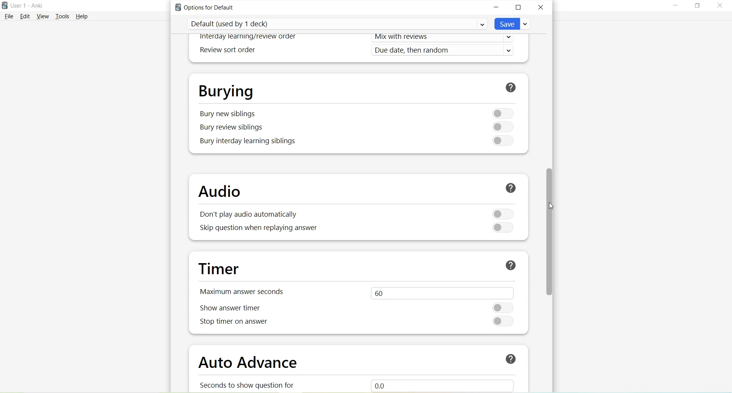 The image size is (732, 393). I want to click on 60, so click(440, 292).